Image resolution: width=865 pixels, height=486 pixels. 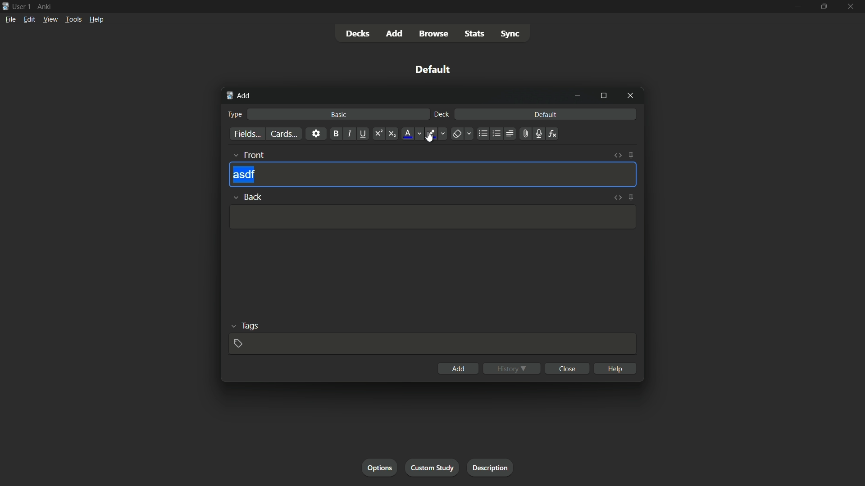 I want to click on italic, so click(x=349, y=133).